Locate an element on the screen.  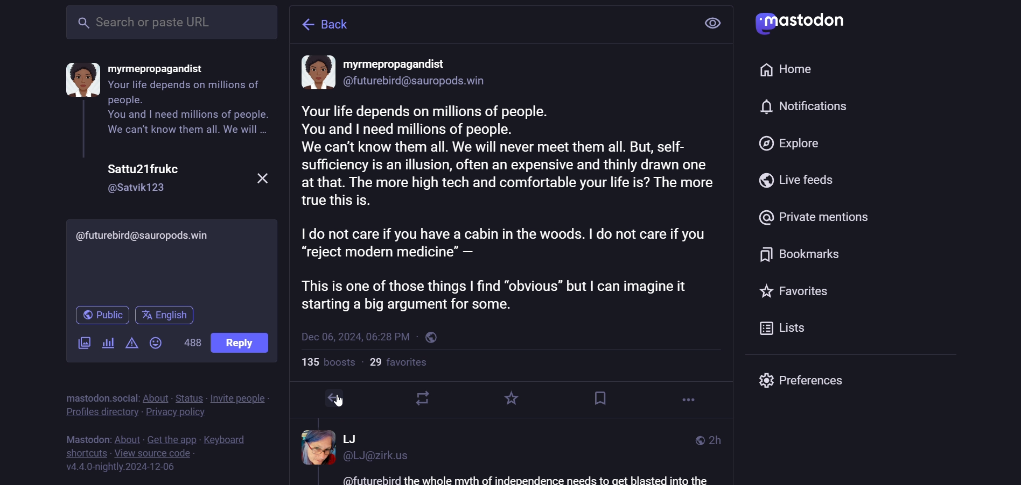
favorite is located at coordinates (514, 398).